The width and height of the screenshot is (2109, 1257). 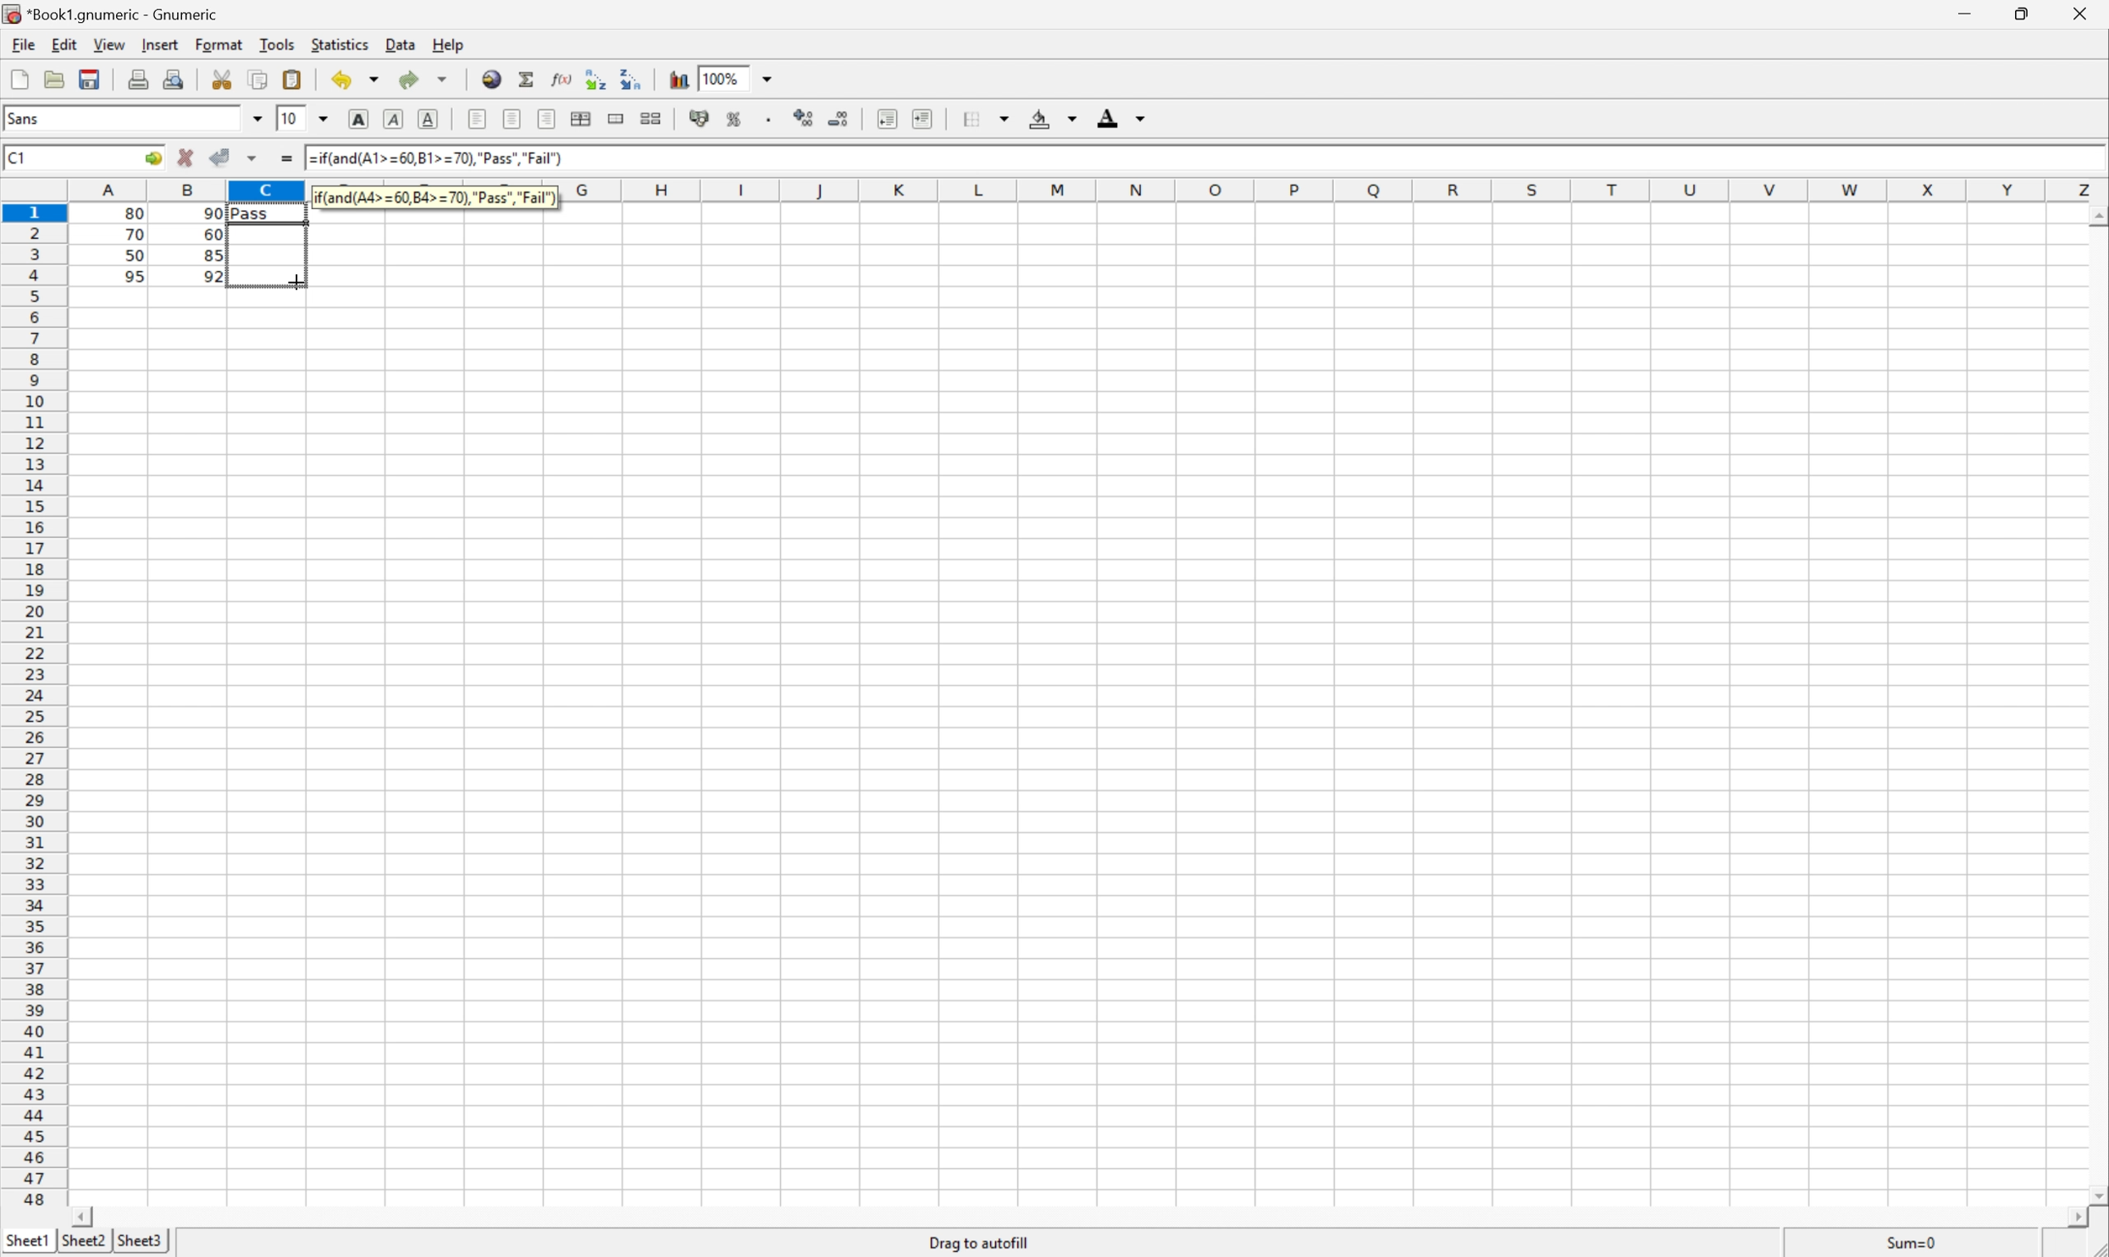 I want to click on Cursor, so click(x=294, y=280).